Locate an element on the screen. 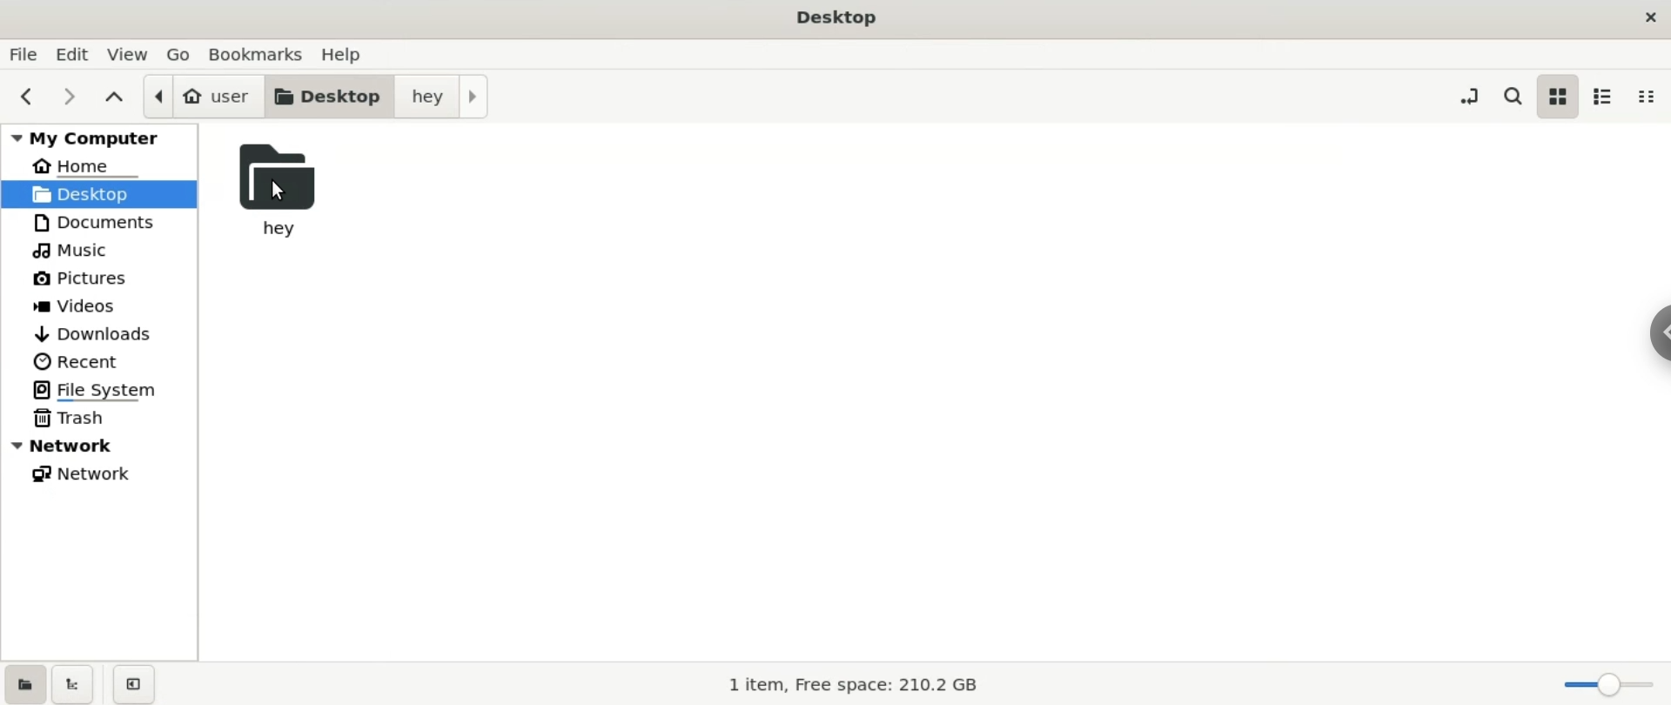  Sidebar is located at coordinates (1656, 334).